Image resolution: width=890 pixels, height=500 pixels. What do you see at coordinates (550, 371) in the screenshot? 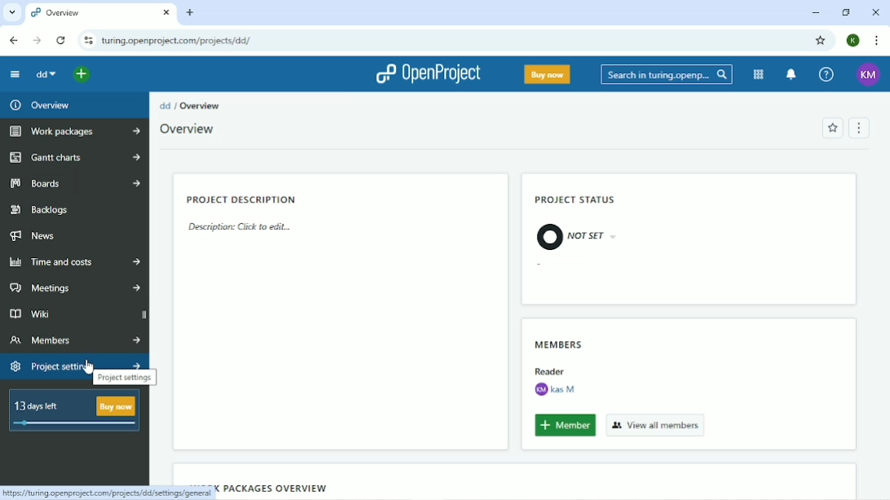
I see `Reader` at bounding box center [550, 371].